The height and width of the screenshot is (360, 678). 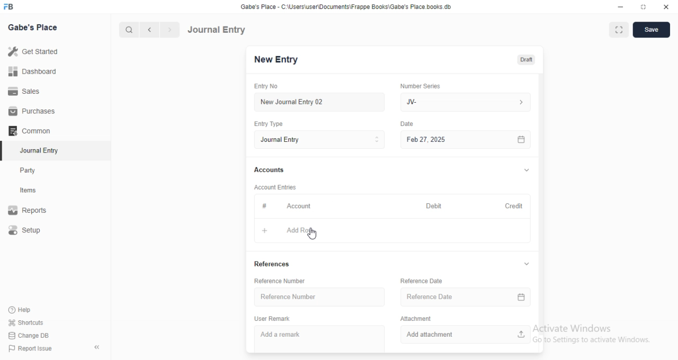 What do you see at coordinates (33, 27) in the screenshot?
I see `Gabe's Place` at bounding box center [33, 27].